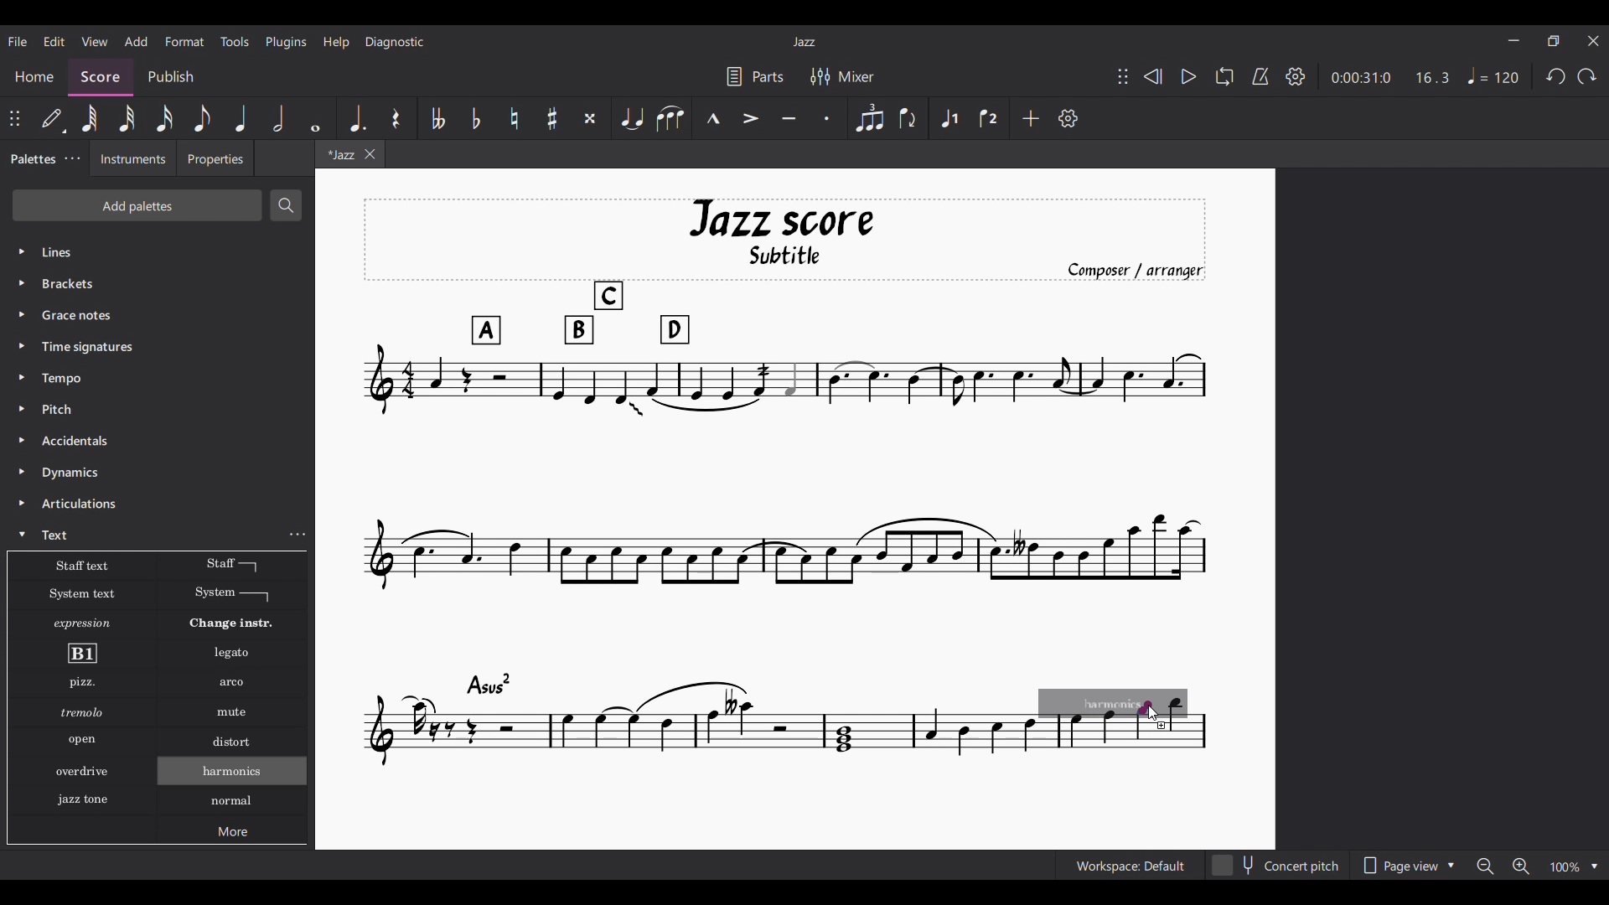 This screenshot has height=905, width=1609. I want to click on Default, so click(53, 119).